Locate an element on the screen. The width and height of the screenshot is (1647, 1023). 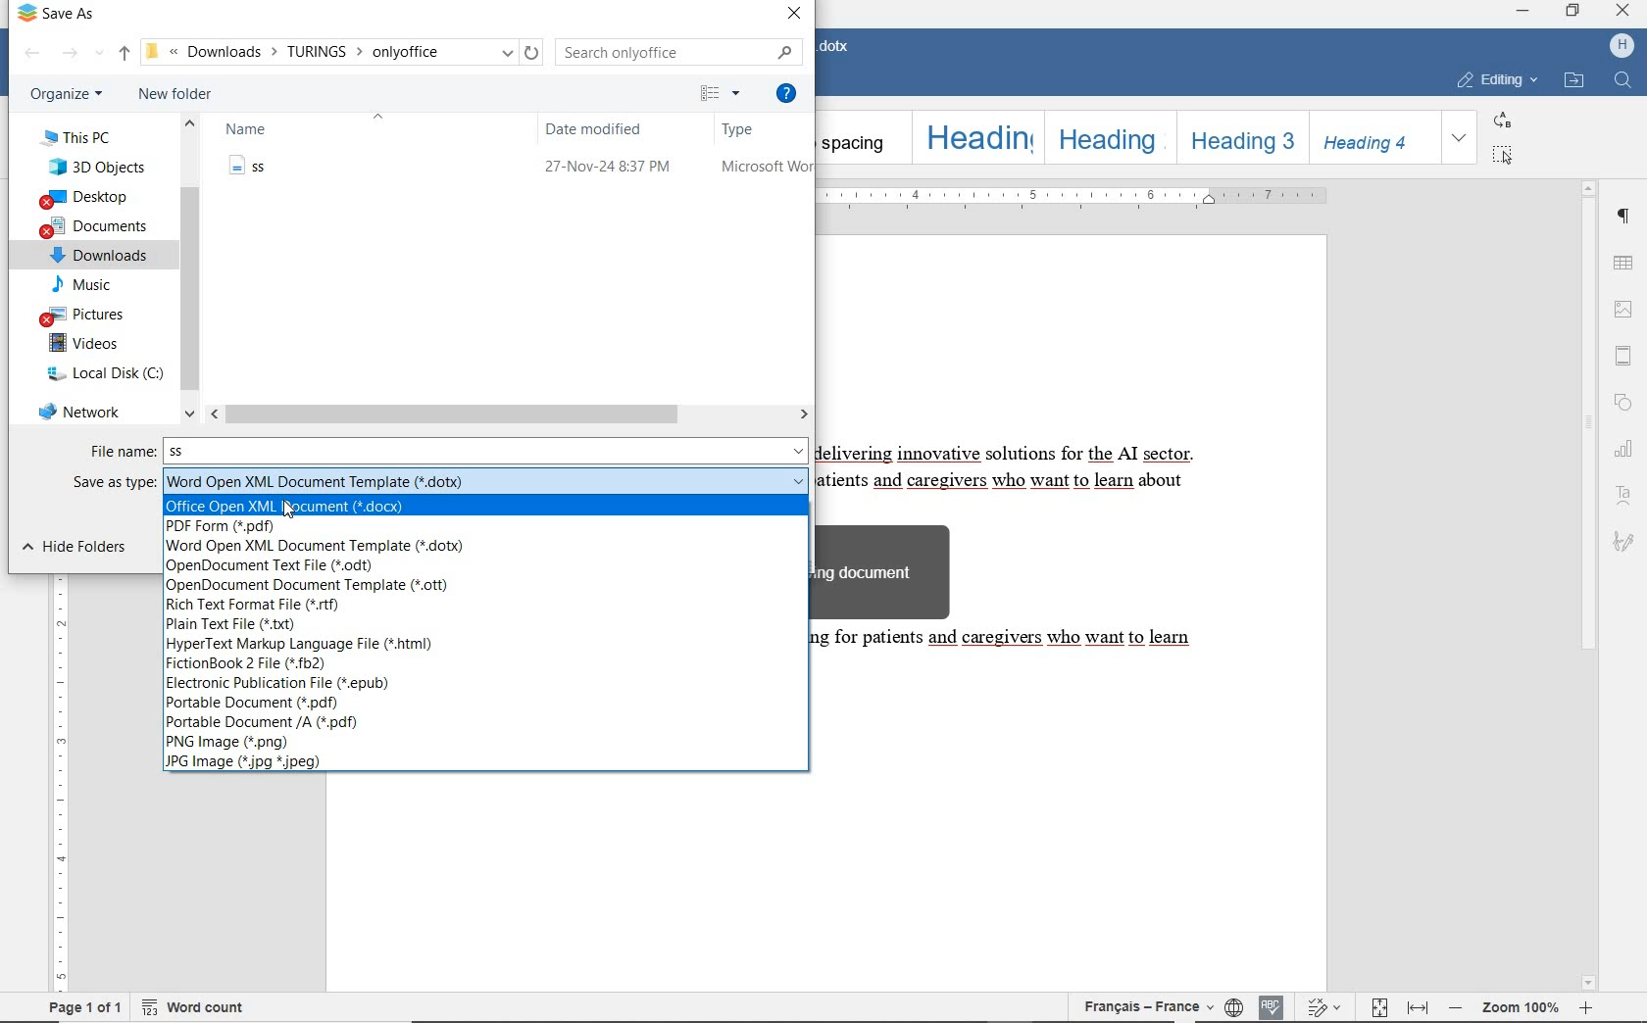
NAME is located at coordinates (252, 130).